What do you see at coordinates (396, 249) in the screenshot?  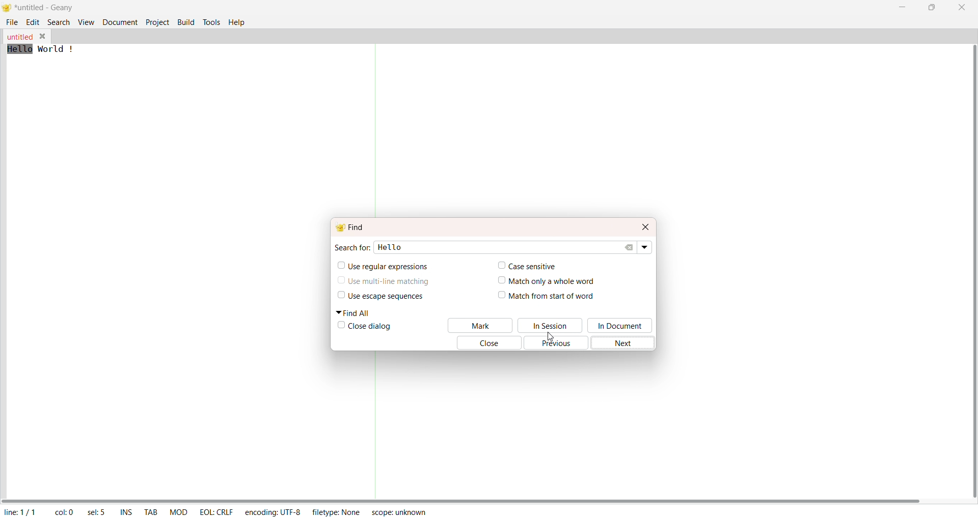 I see `Hello` at bounding box center [396, 249].